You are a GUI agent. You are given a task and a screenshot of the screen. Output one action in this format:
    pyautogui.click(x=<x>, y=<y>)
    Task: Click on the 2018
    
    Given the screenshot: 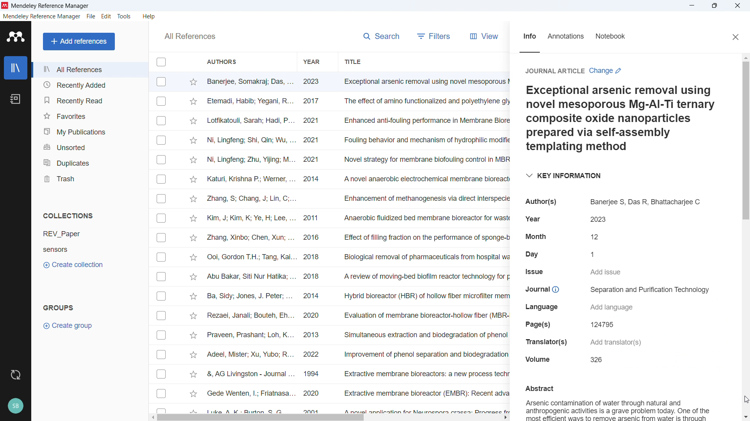 What is the action you would take?
    pyautogui.click(x=316, y=277)
    